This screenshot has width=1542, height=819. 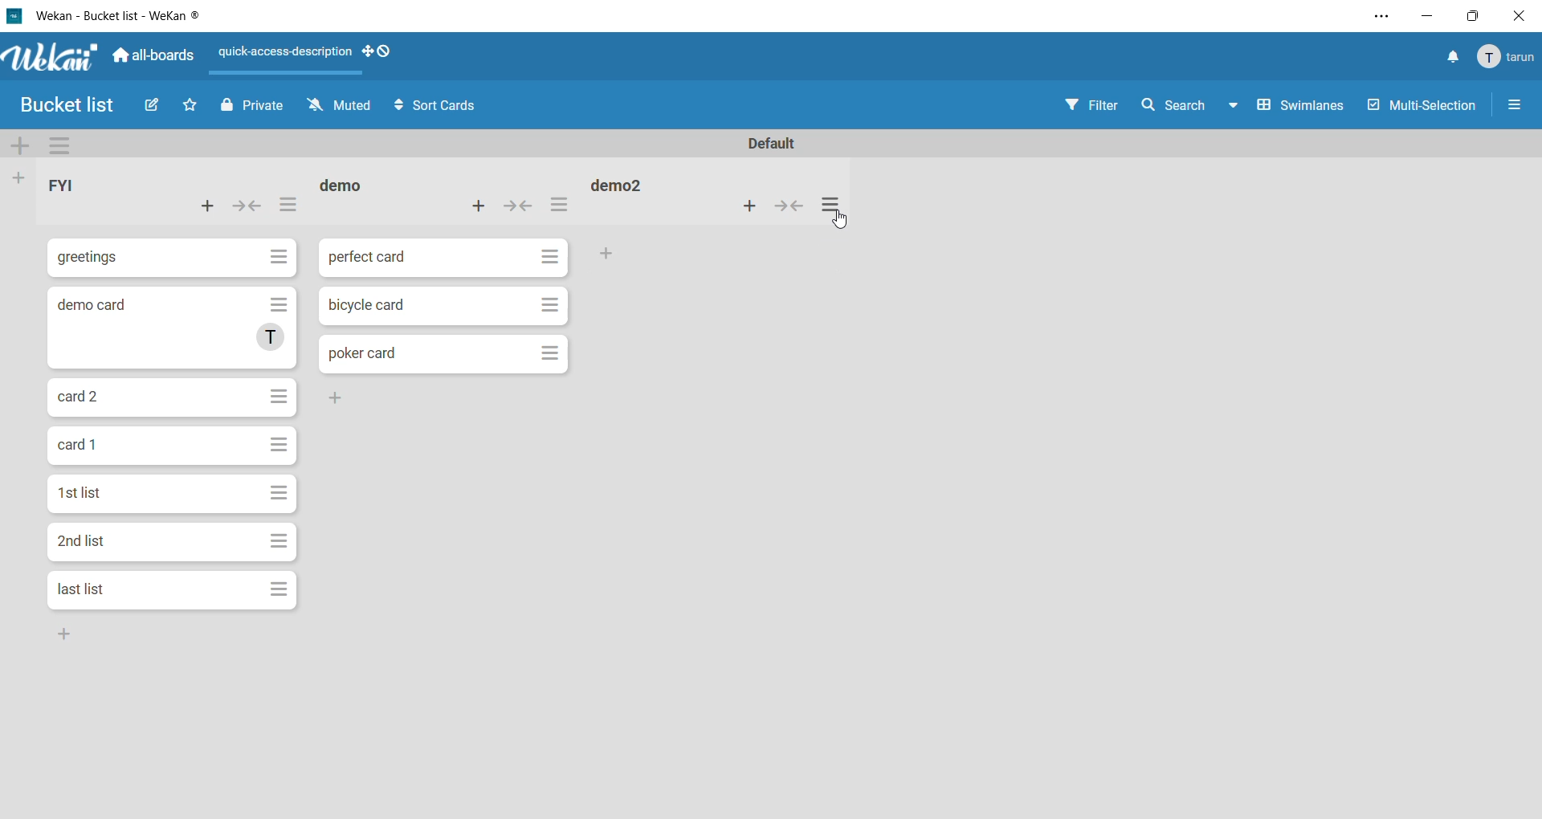 I want to click on Swimlanes, so click(x=1302, y=107).